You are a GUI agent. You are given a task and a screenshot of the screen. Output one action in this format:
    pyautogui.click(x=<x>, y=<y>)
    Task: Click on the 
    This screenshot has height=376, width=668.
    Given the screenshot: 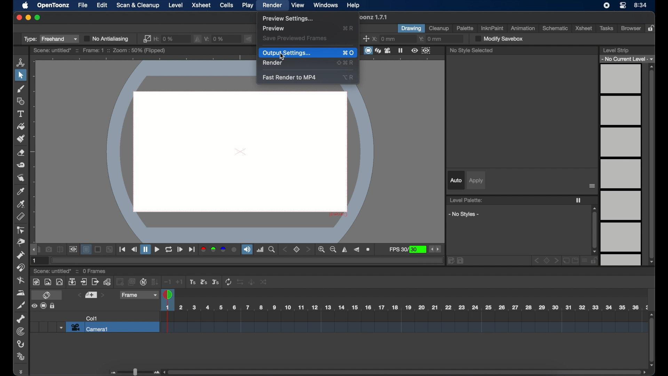 What is the action you would take?
    pyautogui.click(x=577, y=260)
    